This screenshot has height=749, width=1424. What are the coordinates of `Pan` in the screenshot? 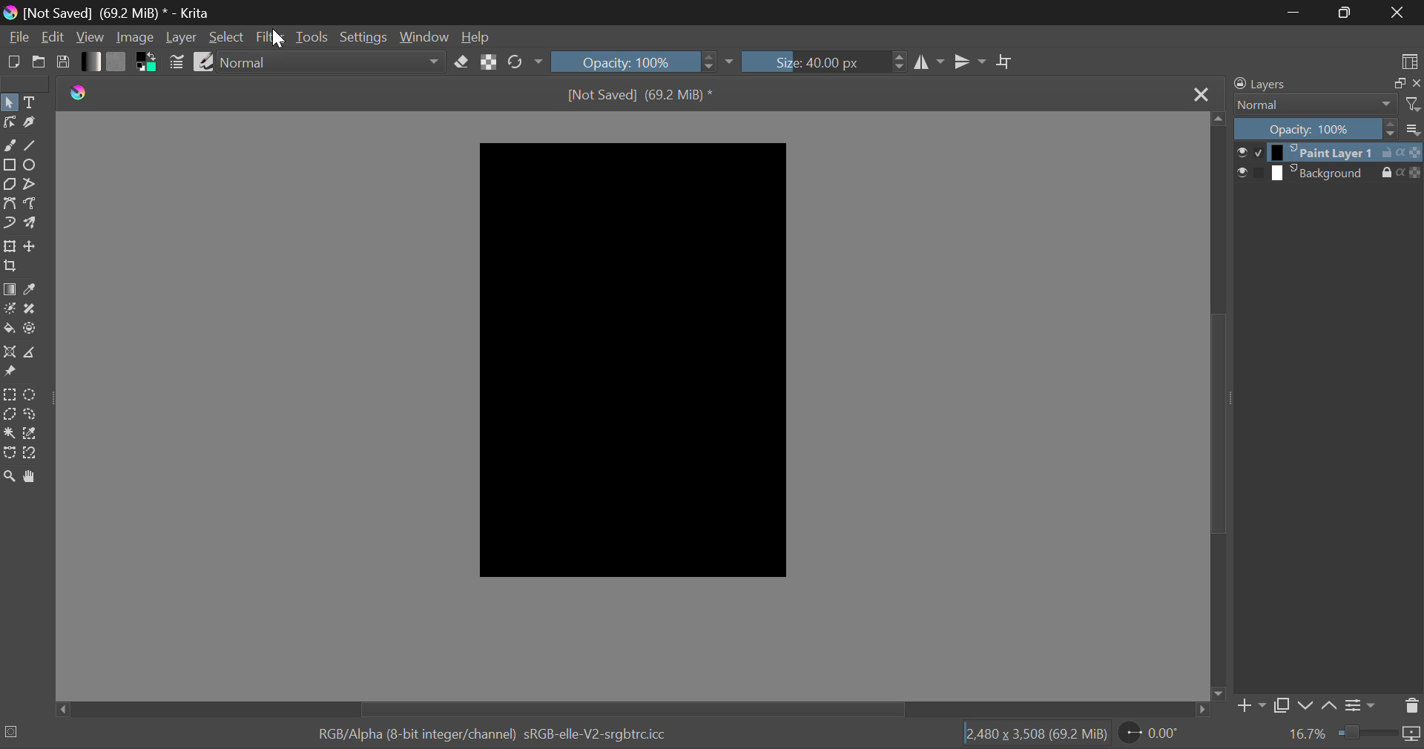 It's located at (34, 477).